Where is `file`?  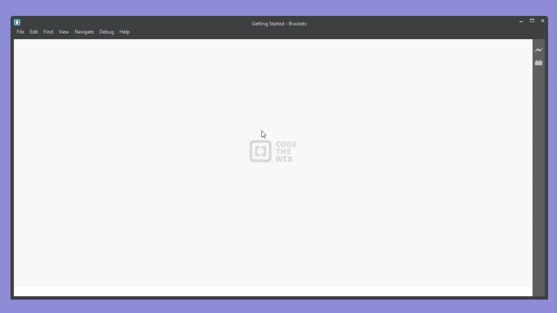 file is located at coordinates (20, 32).